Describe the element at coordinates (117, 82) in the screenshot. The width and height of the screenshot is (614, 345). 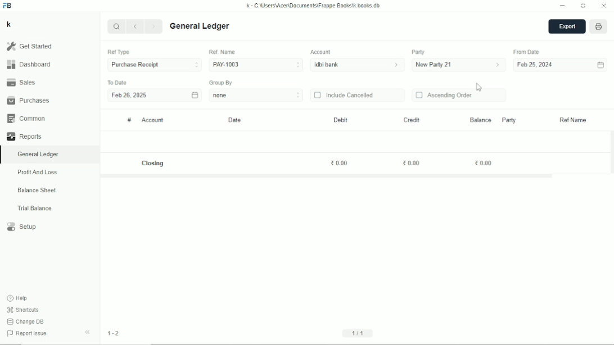
I see `To date` at that location.